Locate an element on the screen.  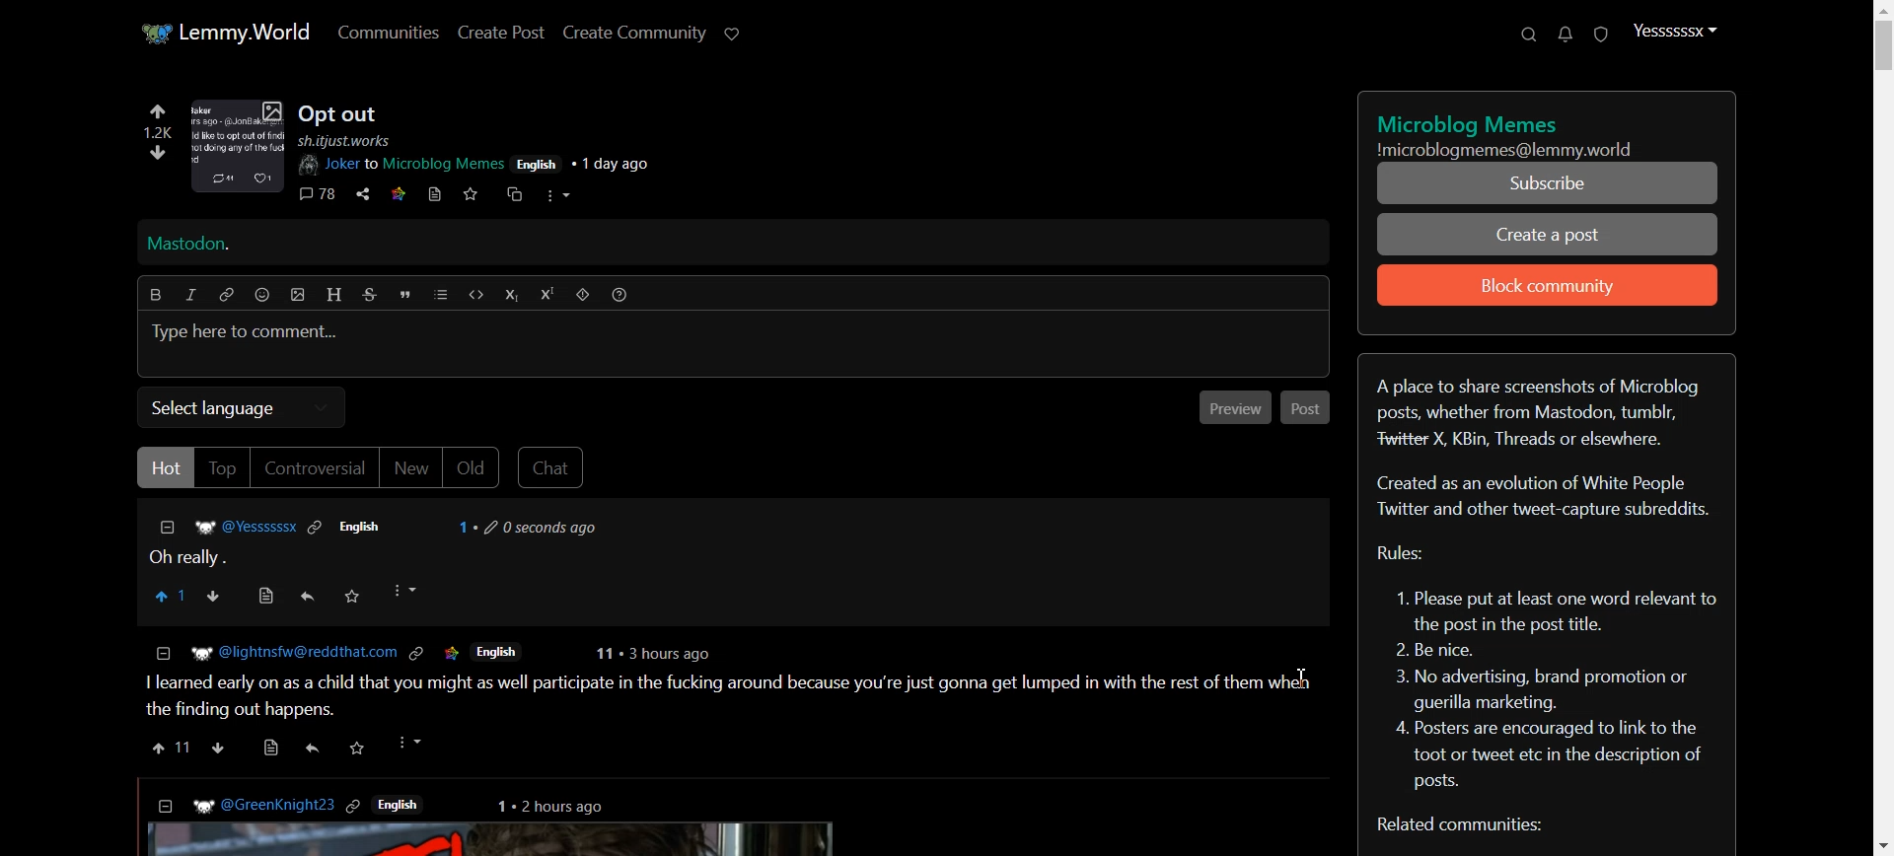
Text Cursor is located at coordinates (1300, 678).